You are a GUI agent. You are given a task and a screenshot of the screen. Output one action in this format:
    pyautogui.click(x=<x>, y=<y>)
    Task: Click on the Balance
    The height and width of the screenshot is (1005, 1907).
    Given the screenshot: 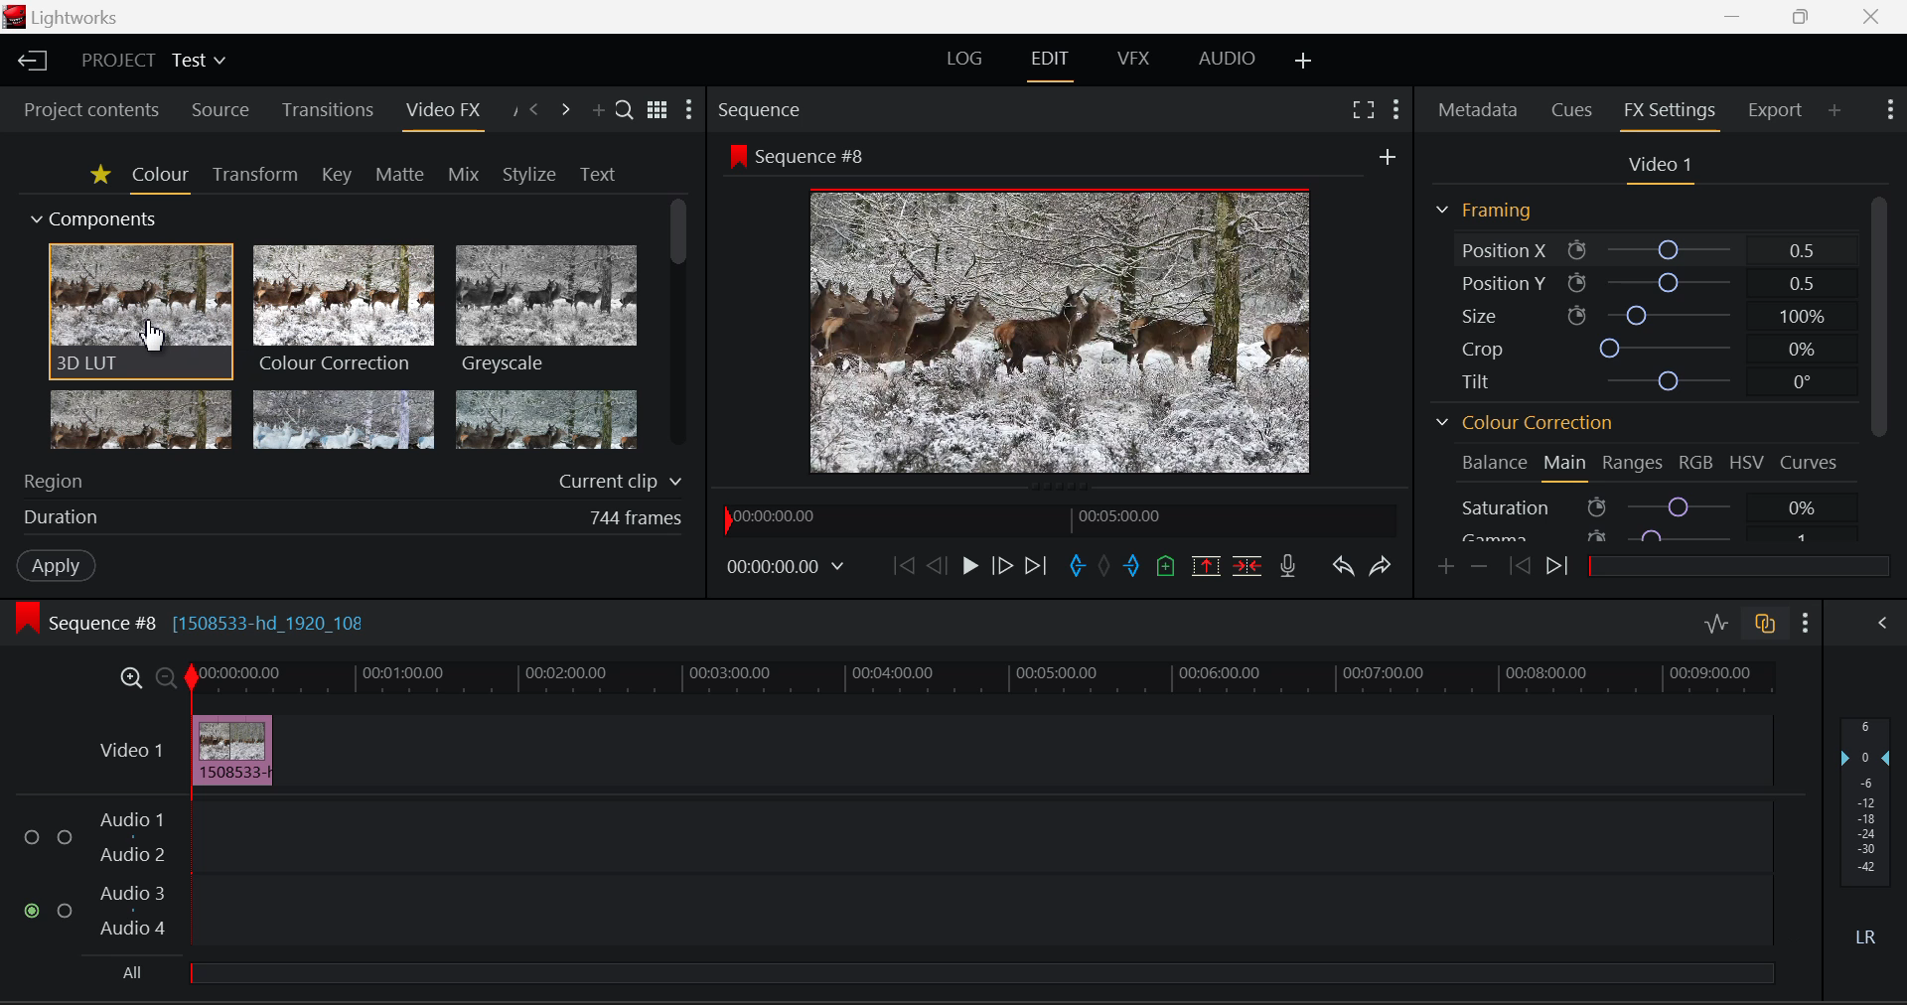 What is the action you would take?
    pyautogui.click(x=1491, y=465)
    